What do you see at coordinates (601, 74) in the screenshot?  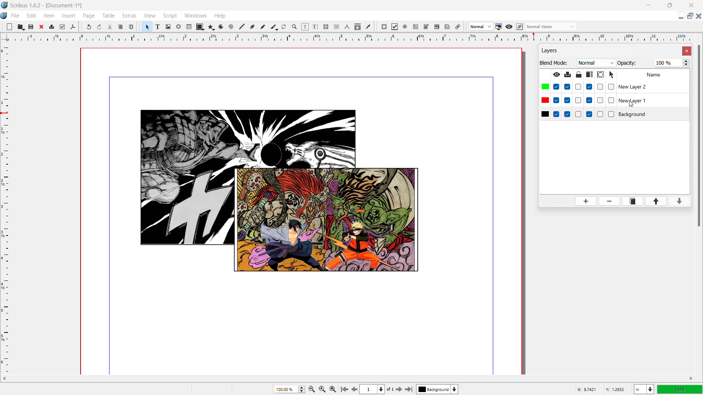 I see `outline layer` at bounding box center [601, 74].